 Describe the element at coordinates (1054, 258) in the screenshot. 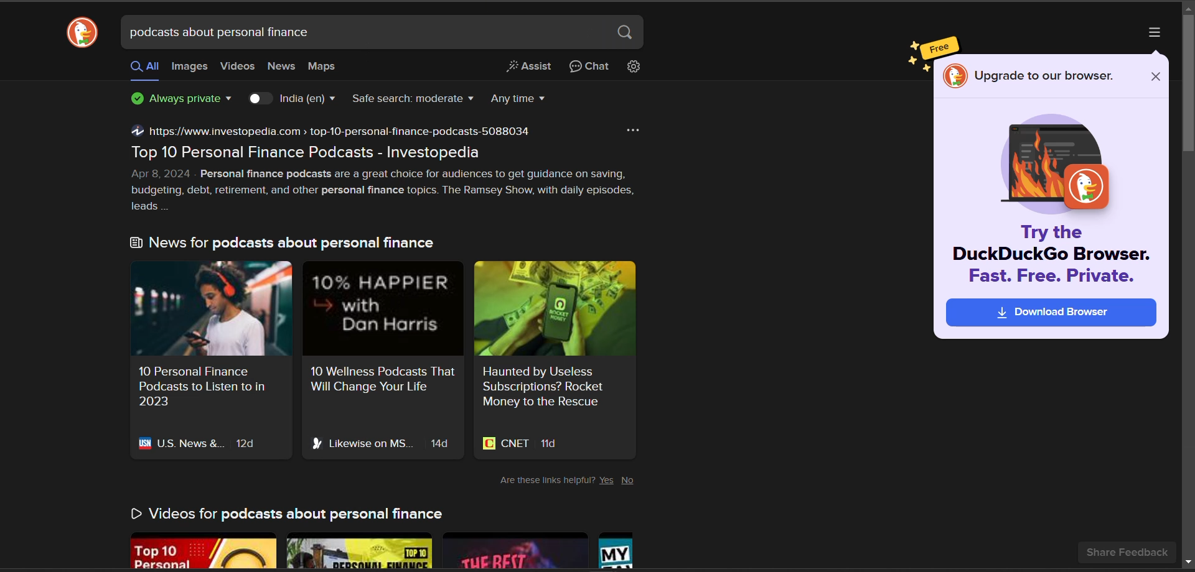

I see `Try the DuckDuckGo Browser. Fast. Free. Private` at that location.